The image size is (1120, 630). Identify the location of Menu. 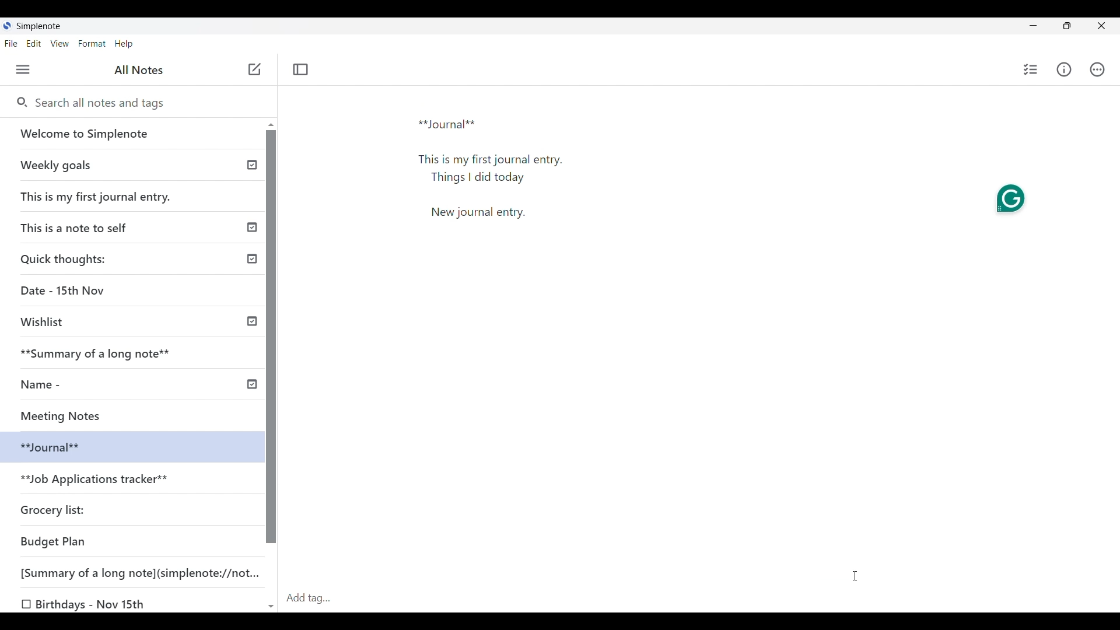
(23, 69).